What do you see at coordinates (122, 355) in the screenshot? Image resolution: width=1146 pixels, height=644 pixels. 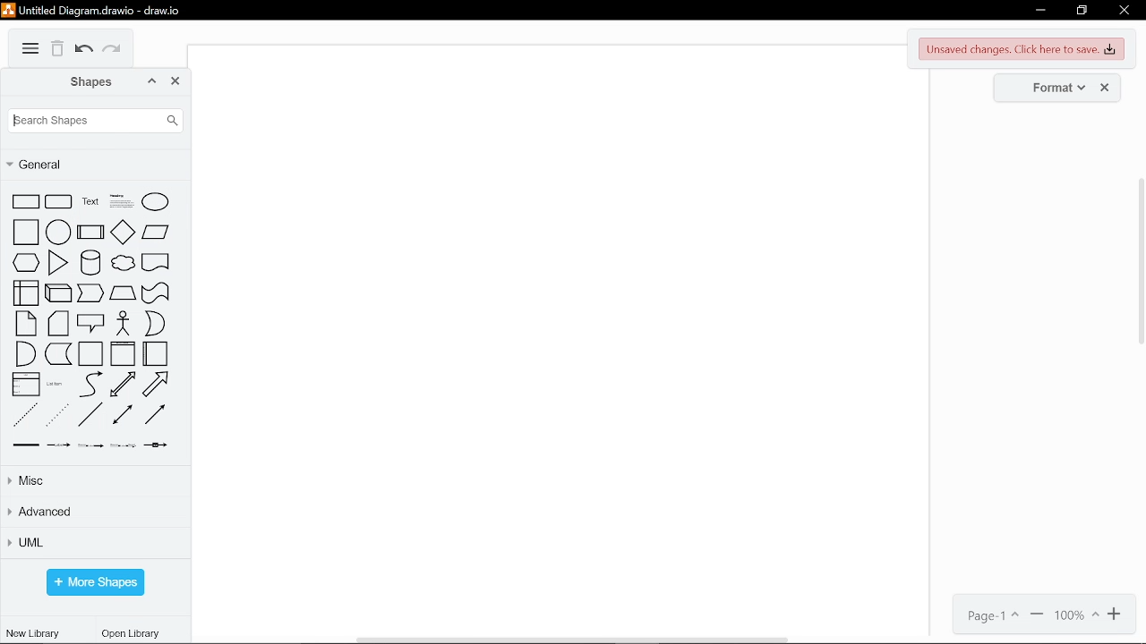 I see `vertical container` at bounding box center [122, 355].